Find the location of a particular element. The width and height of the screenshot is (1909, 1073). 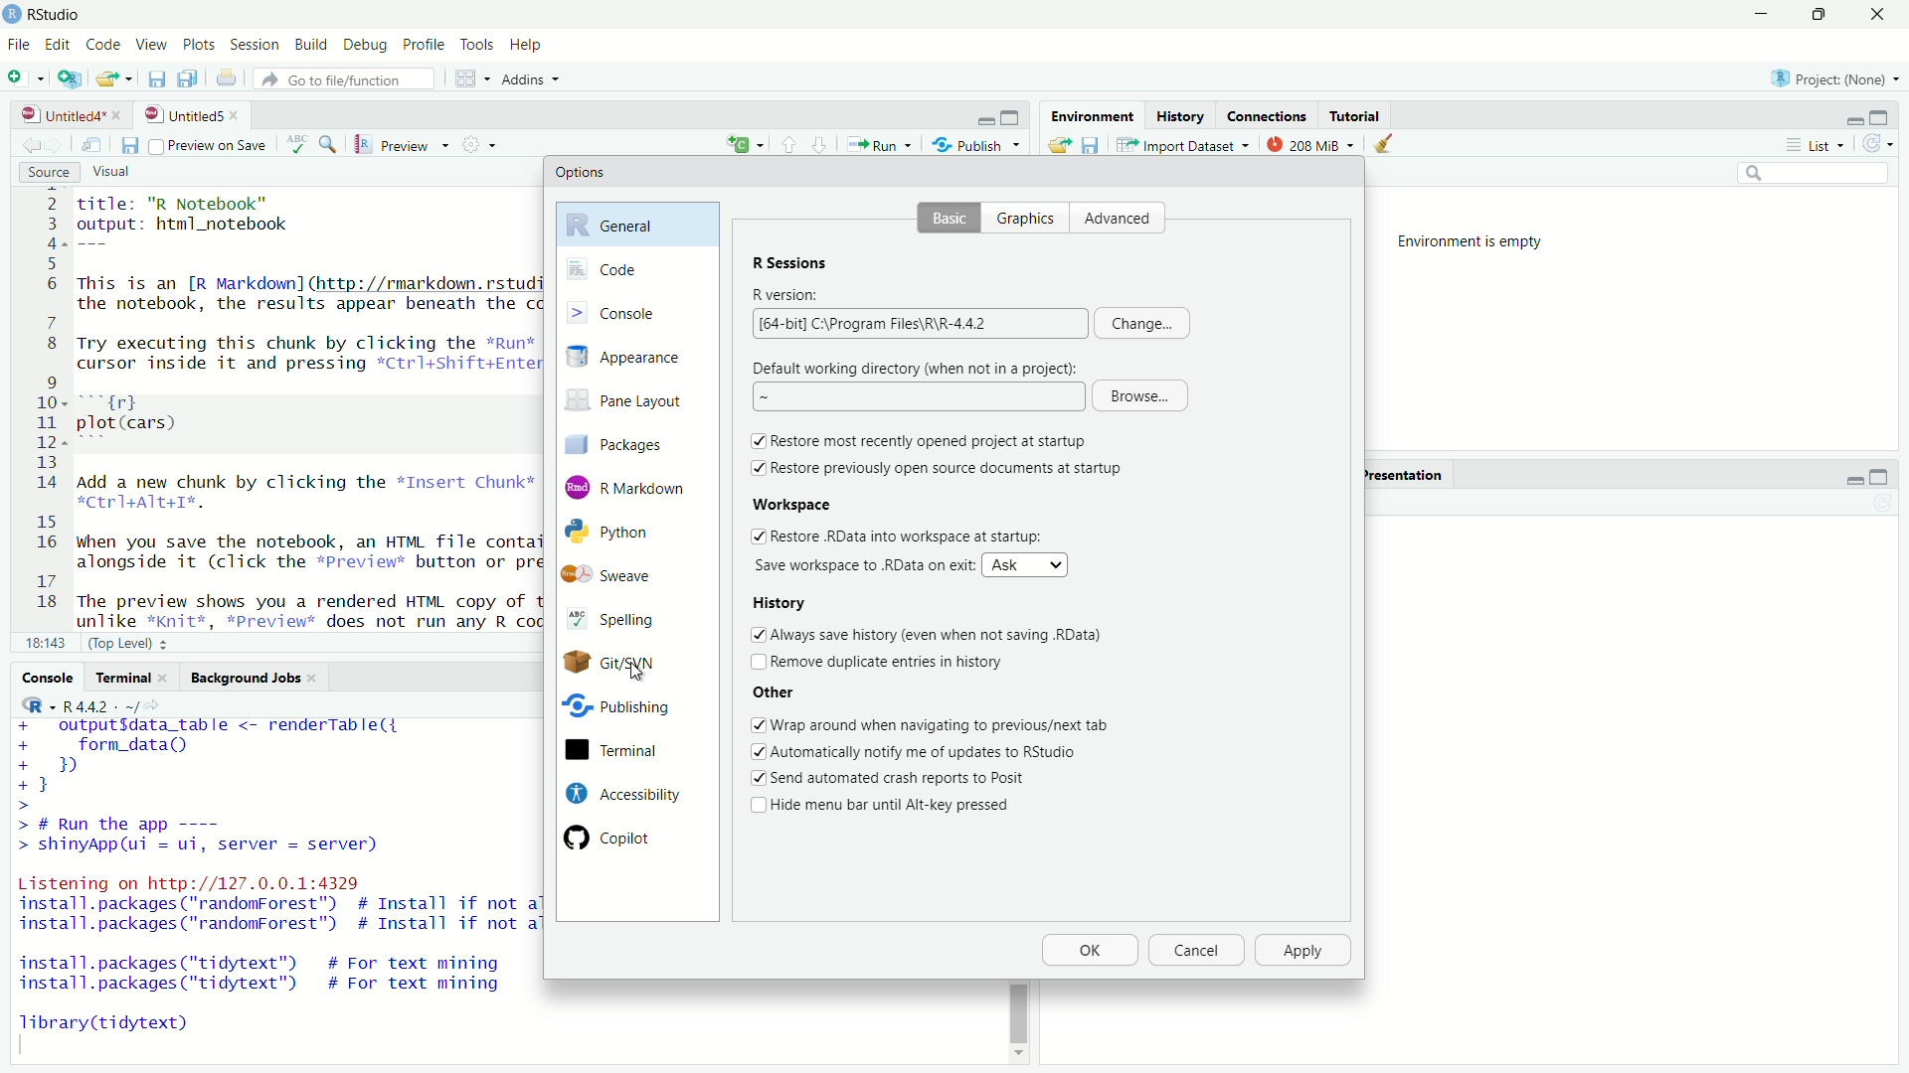

Run is located at coordinates (878, 144).